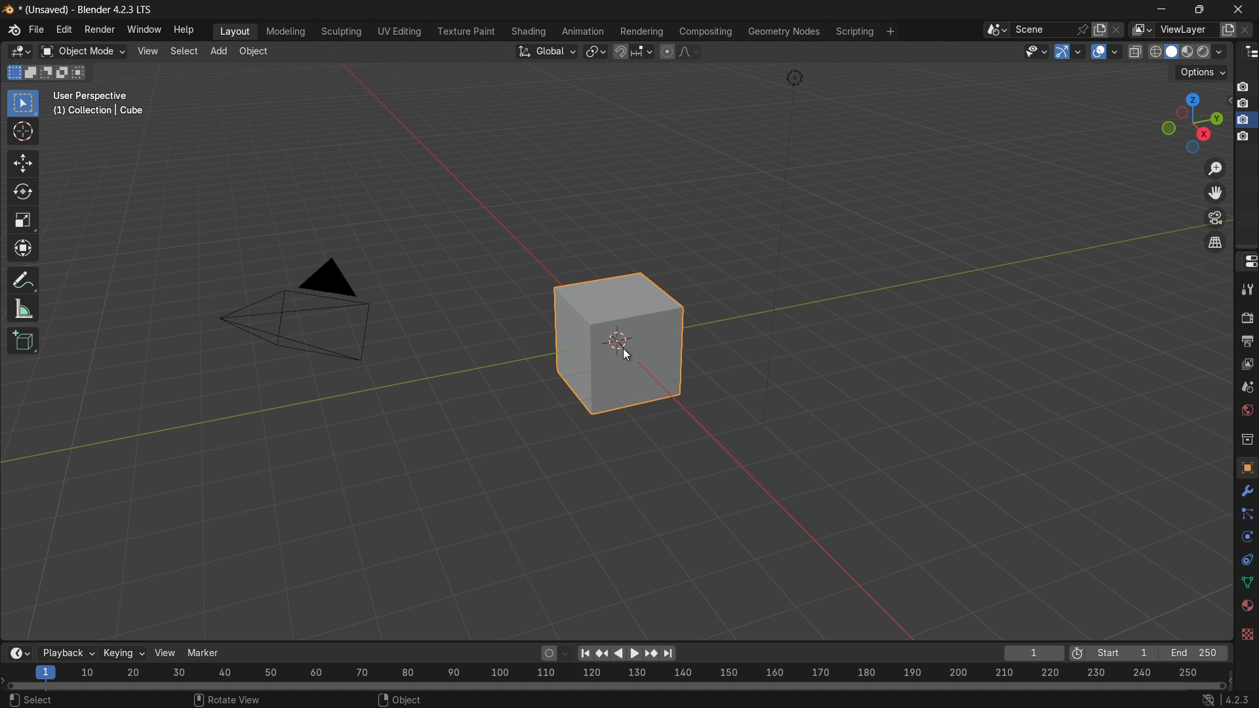  What do you see at coordinates (32, 73) in the screenshot?
I see `extend existing selection` at bounding box center [32, 73].